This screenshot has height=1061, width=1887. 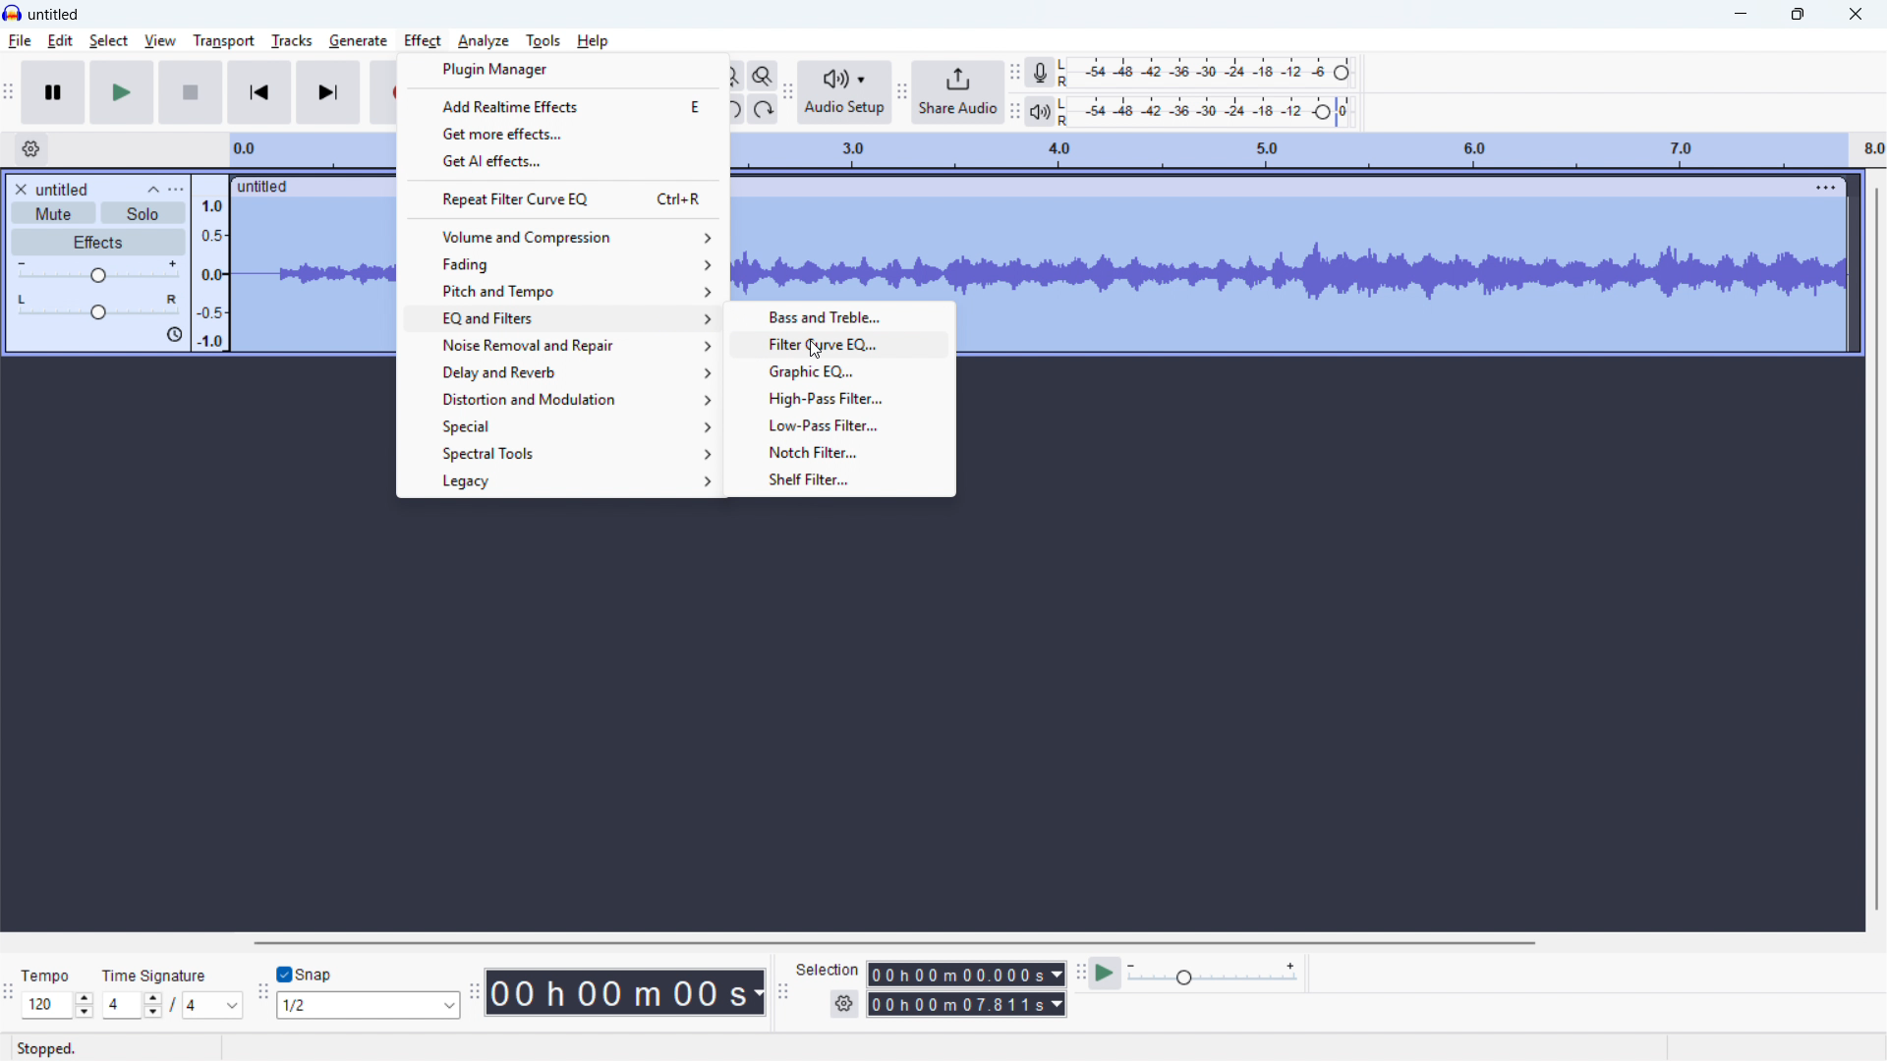 What do you see at coordinates (564, 70) in the screenshot?
I see `Plug in manager ` at bounding box center [564, 70].